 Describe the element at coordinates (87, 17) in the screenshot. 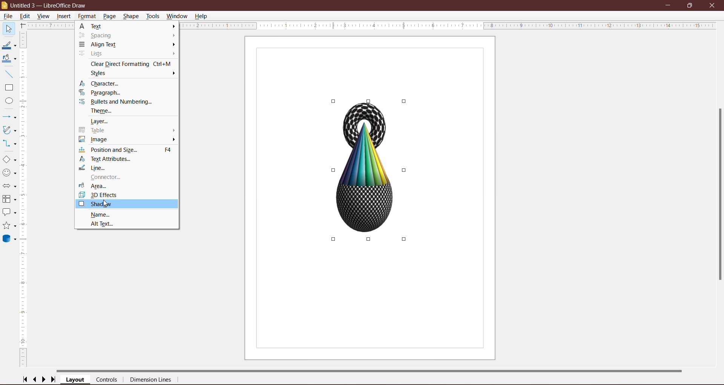

I see `Format` at that location.